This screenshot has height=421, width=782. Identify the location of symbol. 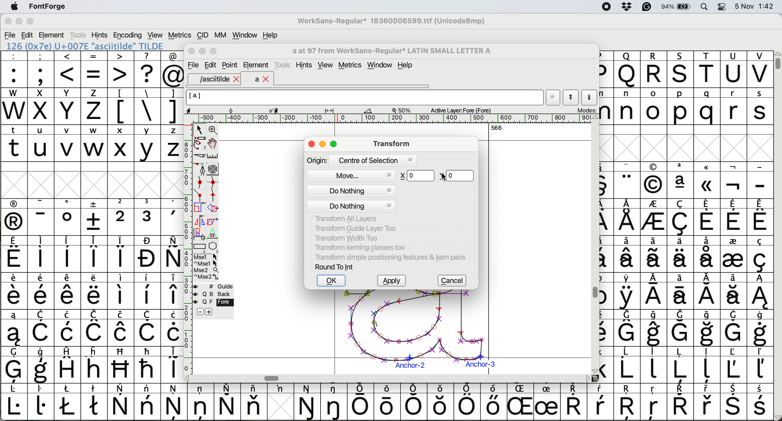
(14, 402).